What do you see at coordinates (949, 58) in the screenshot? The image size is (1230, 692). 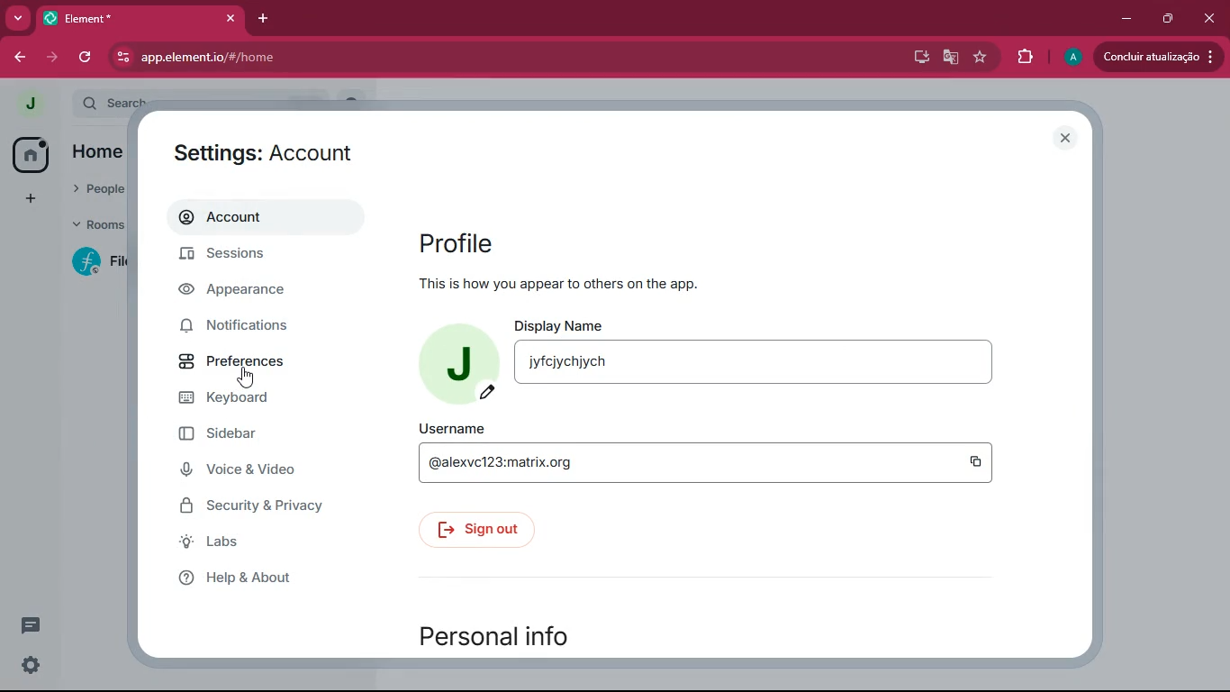 I see `google translate` at bounding box center [949, 58].